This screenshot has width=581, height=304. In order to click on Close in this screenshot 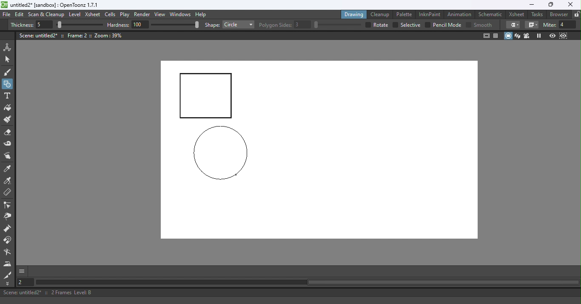, I will do `click(570, 5)`.